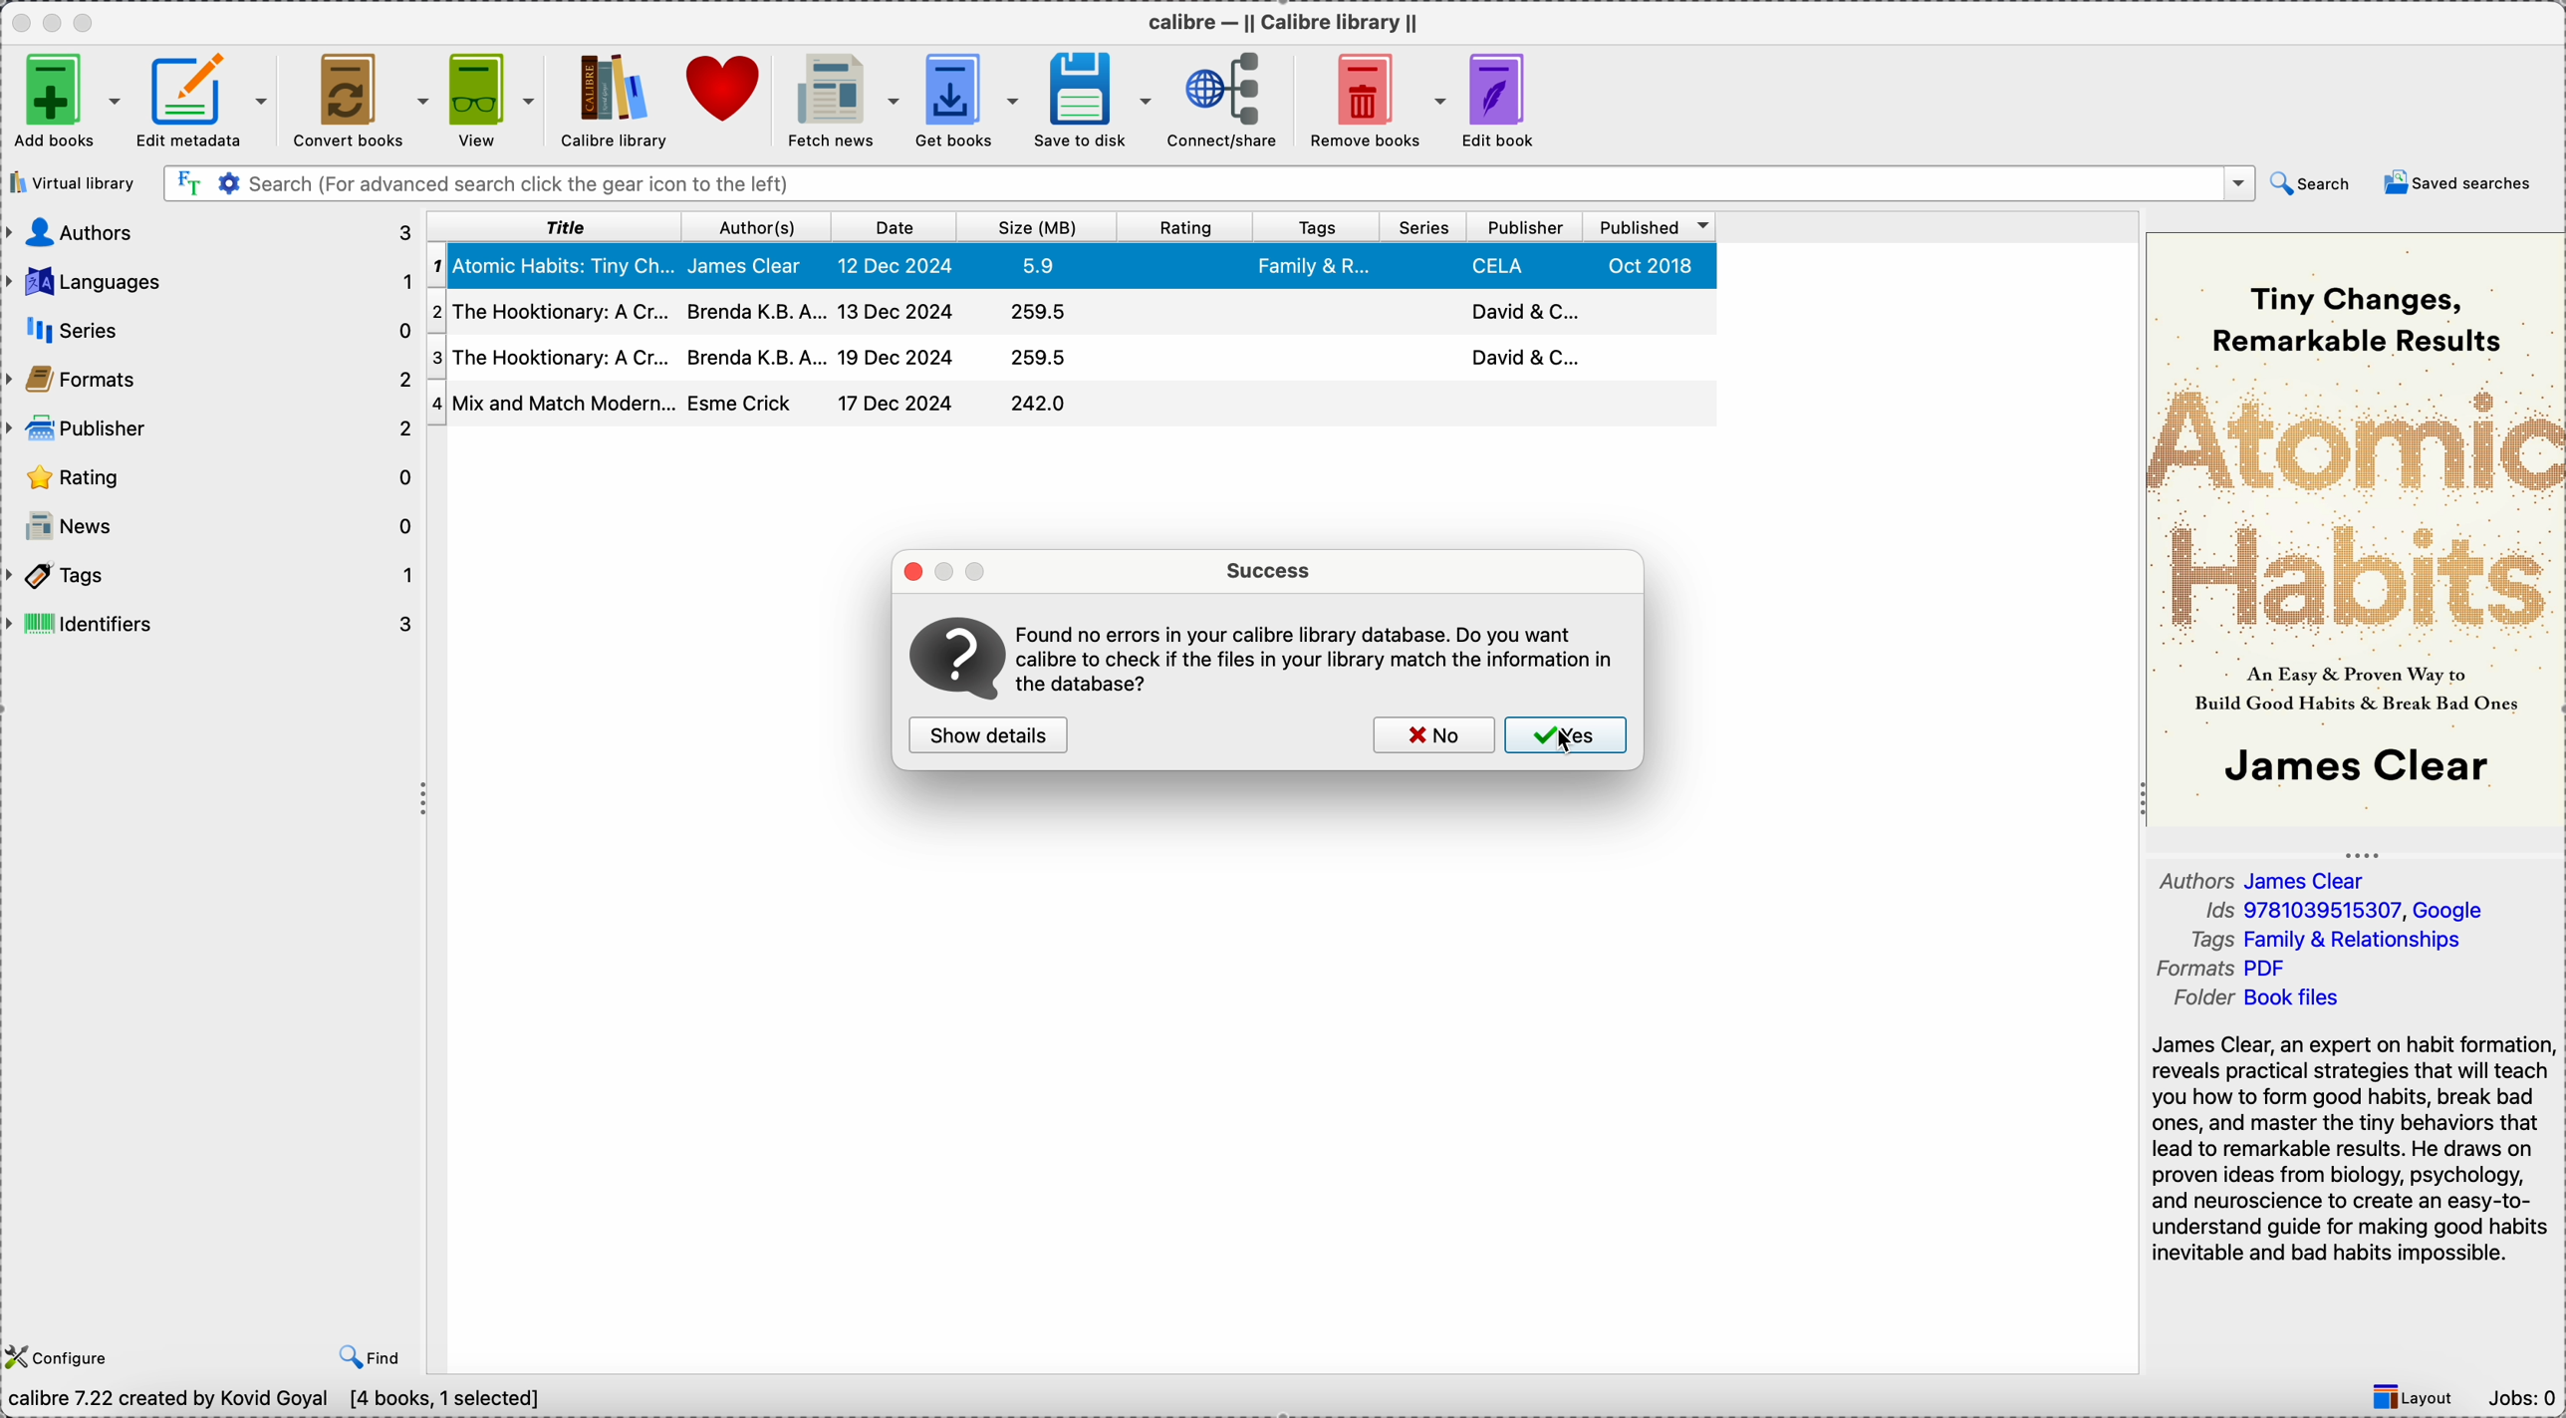 The width and height of the screenshot is (2566, 1418). What do you see at coordinates (208, 234) in the screenshot?
I see `authors` at bounding box center [208, 234].